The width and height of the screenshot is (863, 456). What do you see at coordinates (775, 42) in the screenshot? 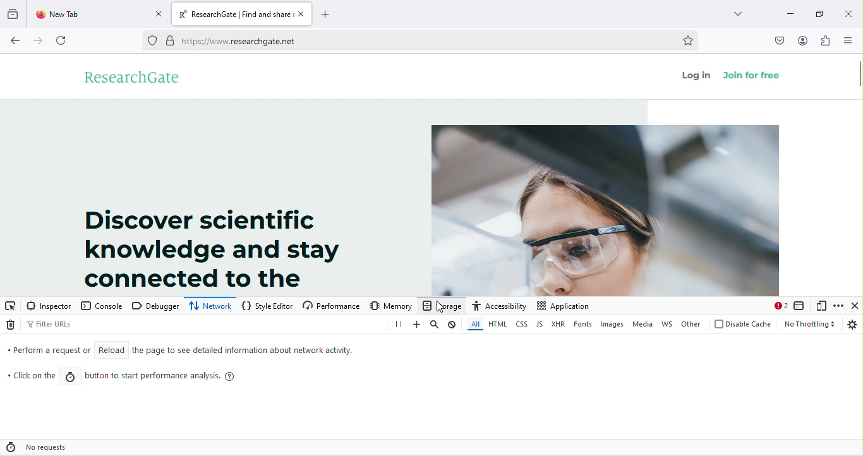
I see `save to pocket` at bounding box center [775, 42].